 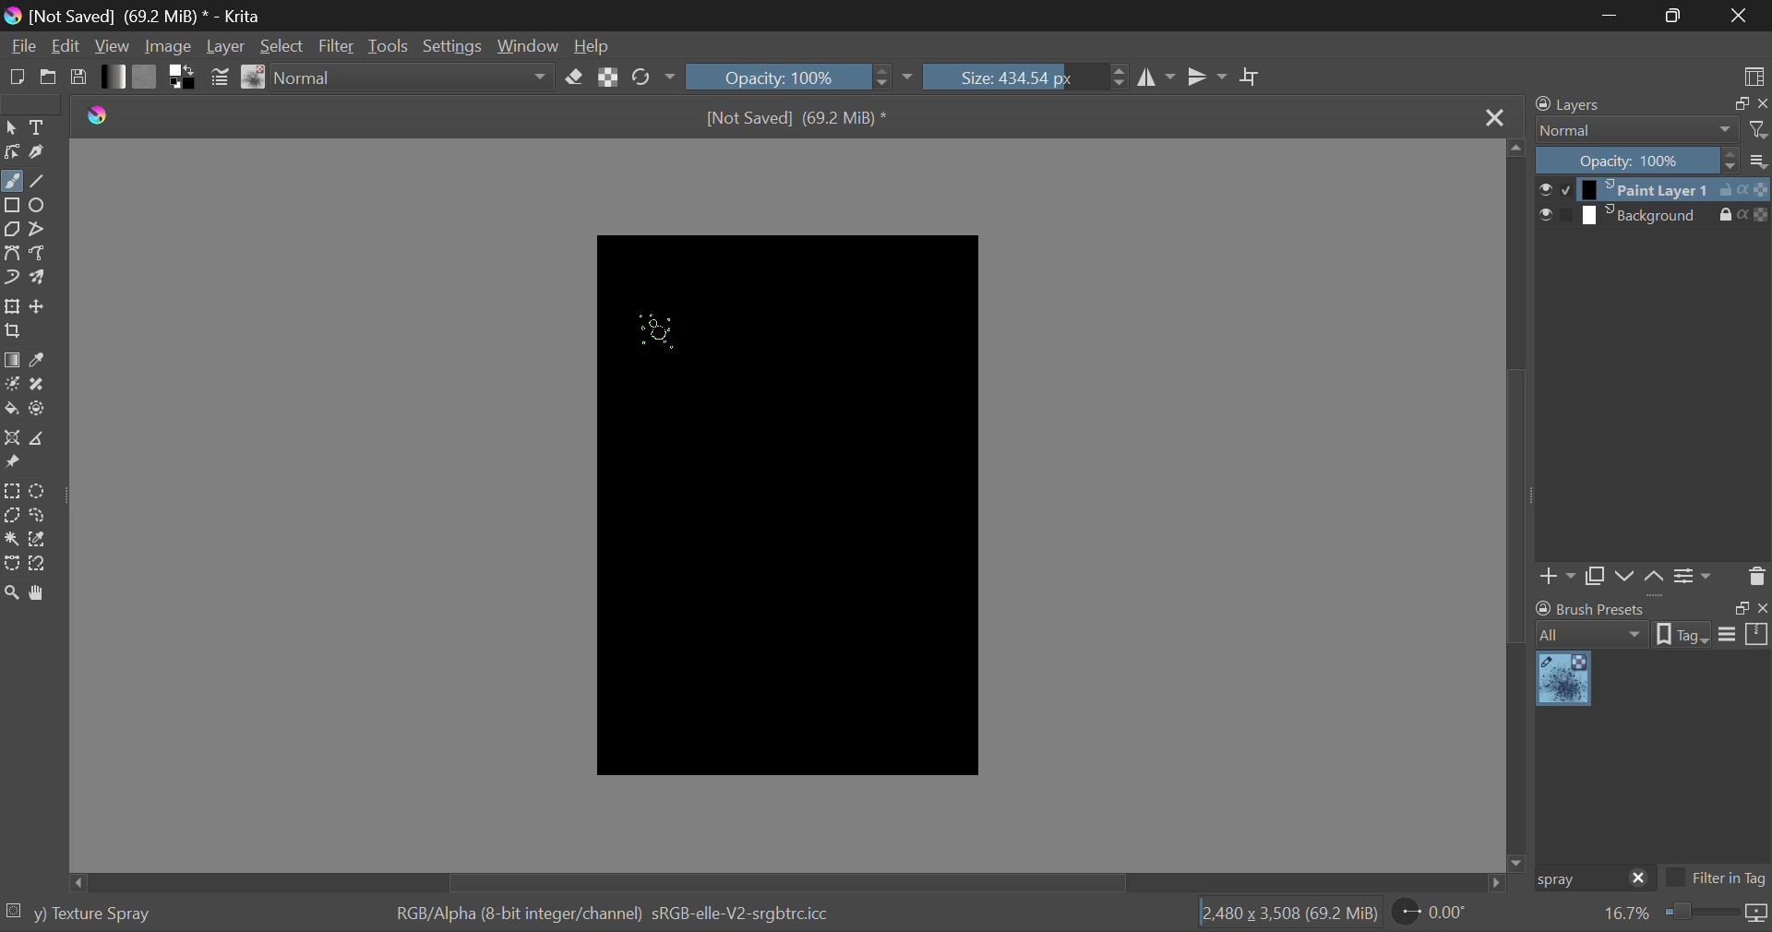 I want to click on Crop Layer, so click(x=15, y=332).